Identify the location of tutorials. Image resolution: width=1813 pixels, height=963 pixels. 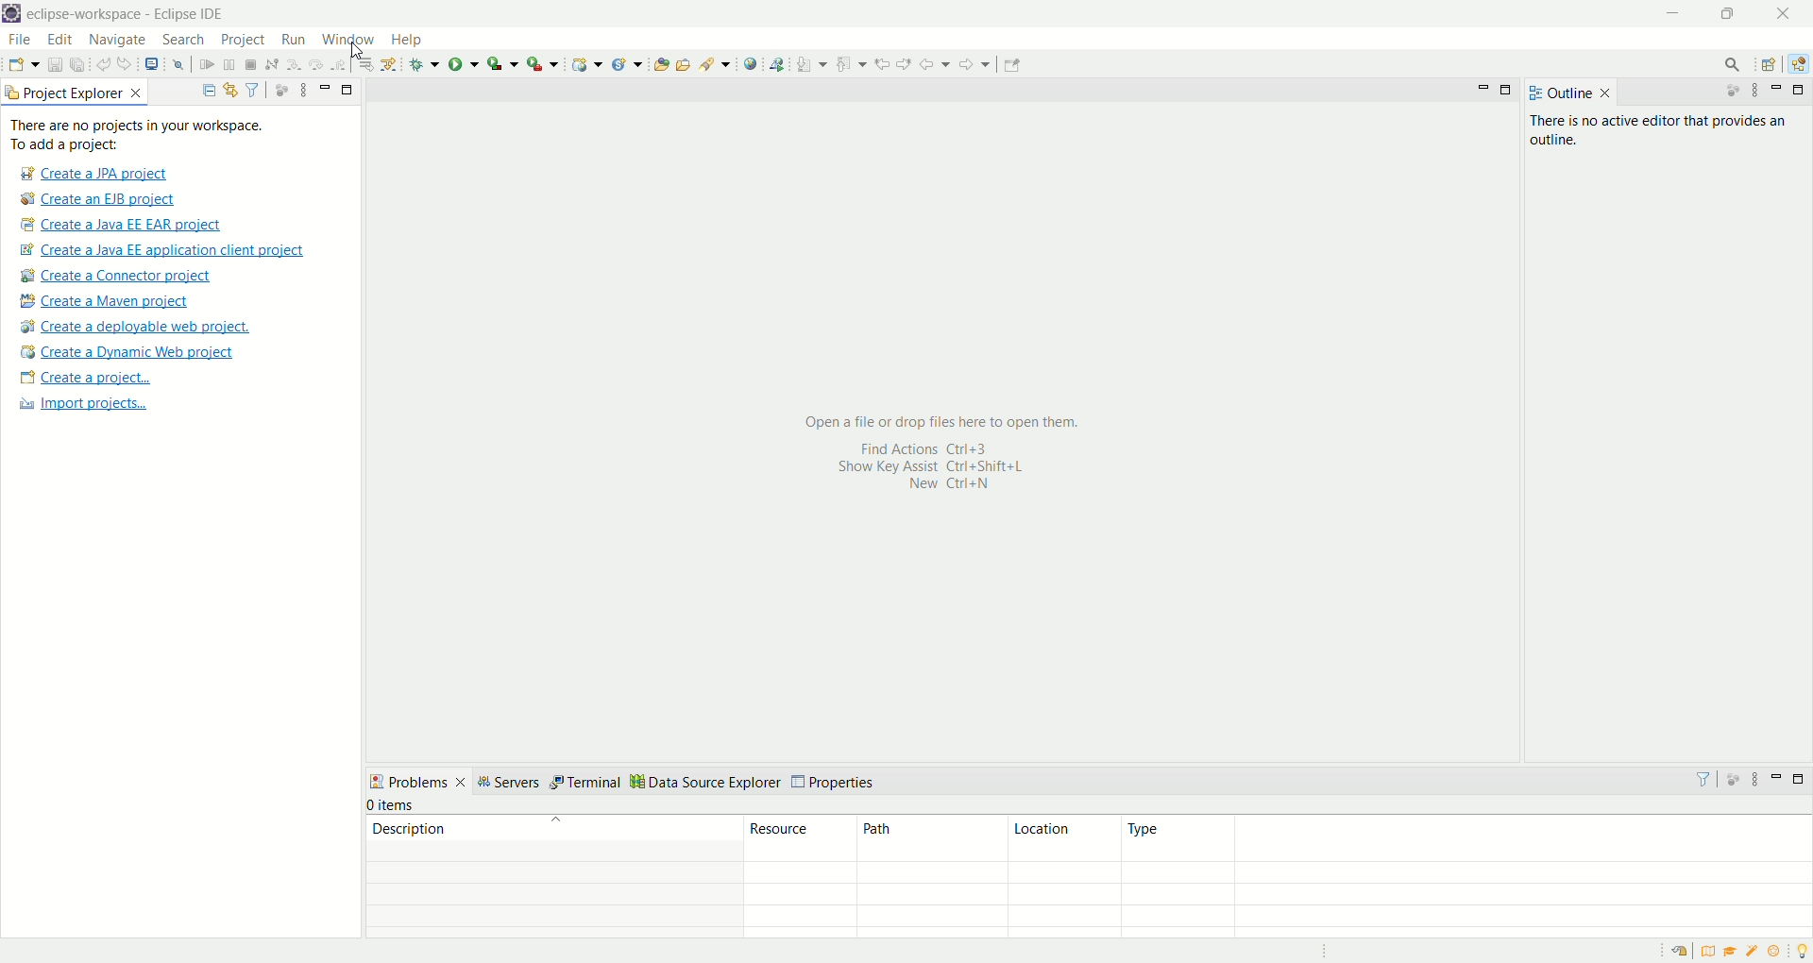
(1730, 952).